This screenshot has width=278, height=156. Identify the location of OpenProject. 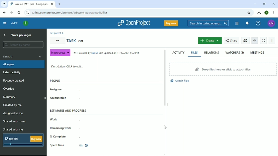
(133, 23).